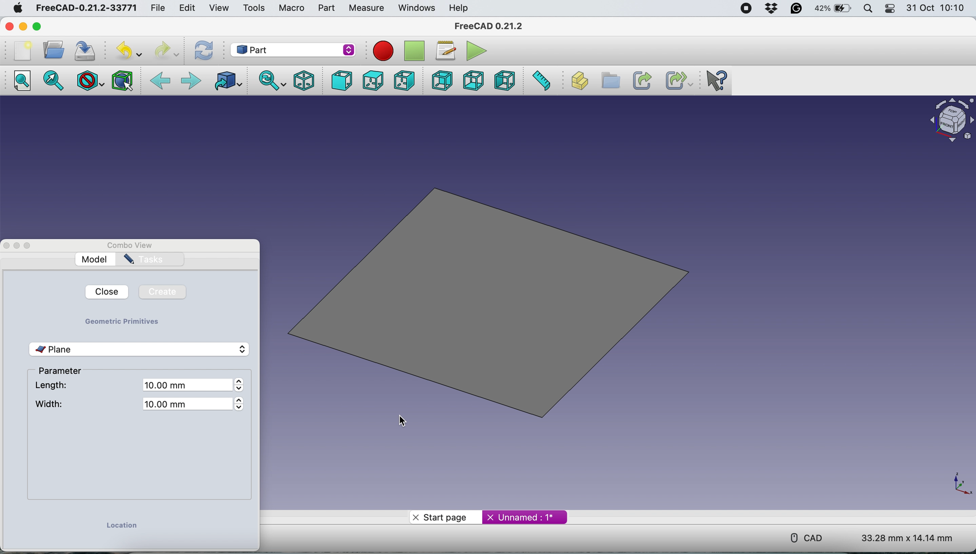 The height and width of the screenshot is (554, 976). What do you see at coordinates (22, 50) in the screenshot?
I see `New` at bounding box center [22, 50].